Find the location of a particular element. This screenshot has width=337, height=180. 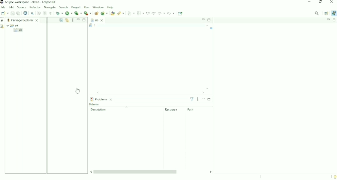

Run is located at coordinates (69, 13).